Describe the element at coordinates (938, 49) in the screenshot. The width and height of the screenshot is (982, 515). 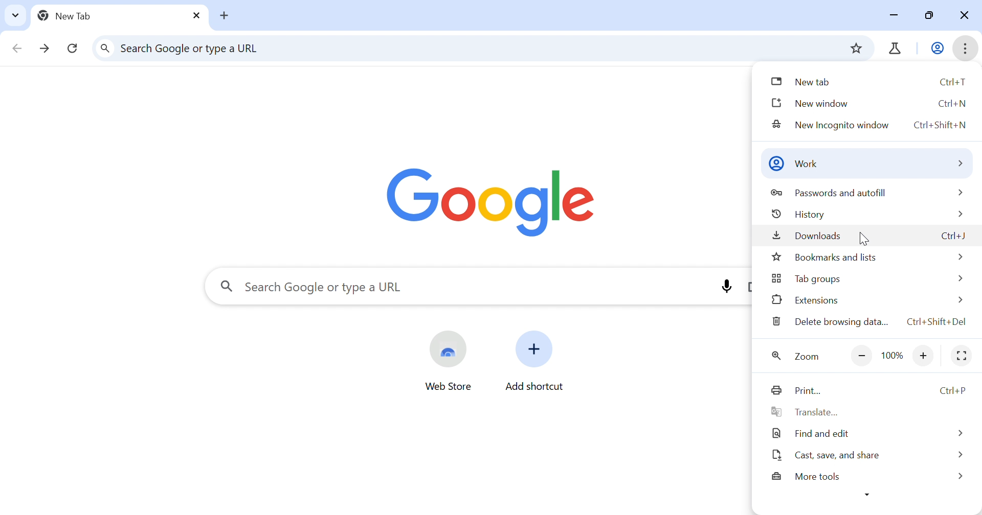
I see `Work` at that location.